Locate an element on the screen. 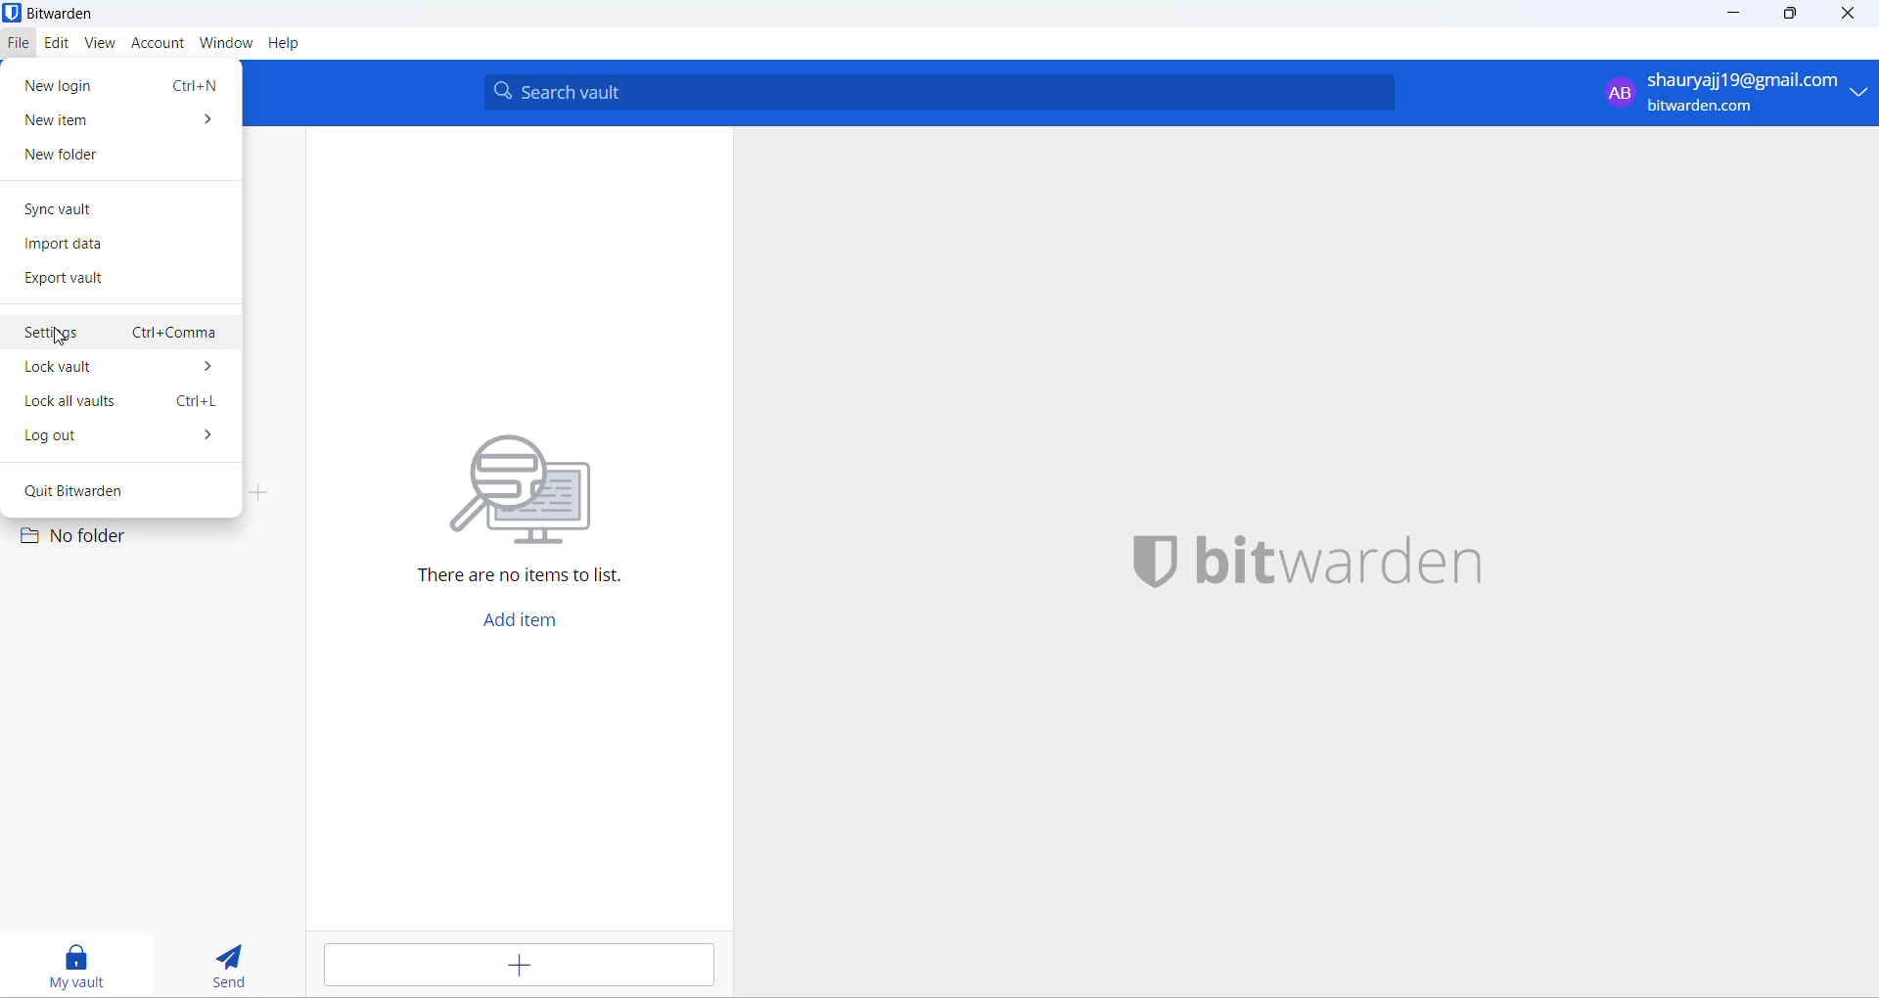 Image resolution: width=1879 pixels, height=998 pixels. text and graphics is located at coordinates (531, 504).